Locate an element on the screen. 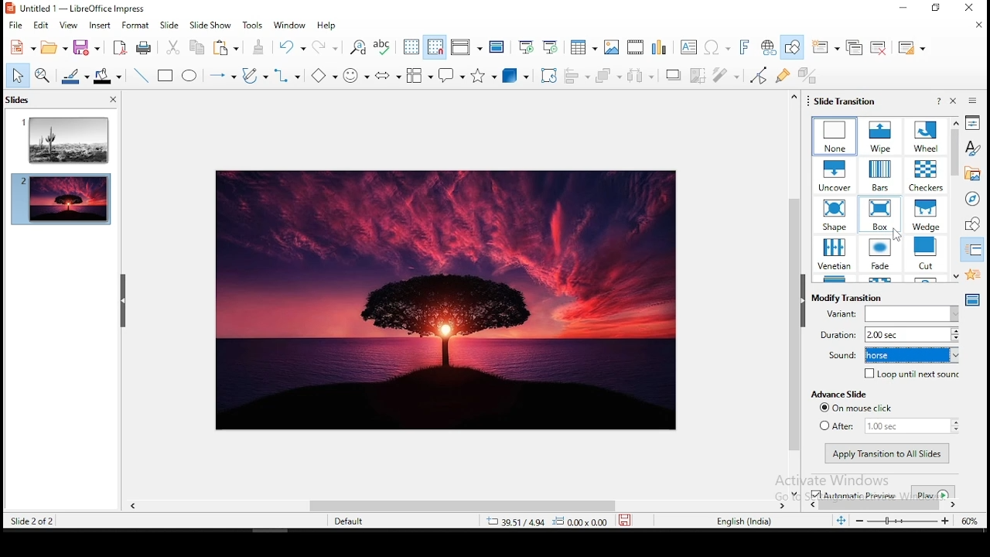 This screenshot has width=990, height=557. Close is located at coordinates (967, 9).